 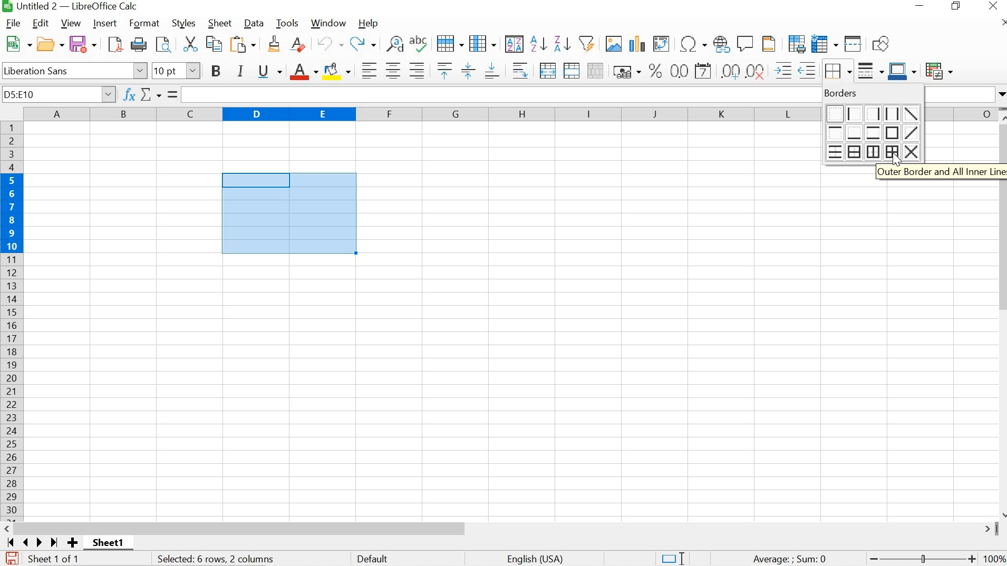 What do you see at coordinates (662, 43) in the screenshot?
I see `insert or edit pivot table` at bounding box center [662, 43].